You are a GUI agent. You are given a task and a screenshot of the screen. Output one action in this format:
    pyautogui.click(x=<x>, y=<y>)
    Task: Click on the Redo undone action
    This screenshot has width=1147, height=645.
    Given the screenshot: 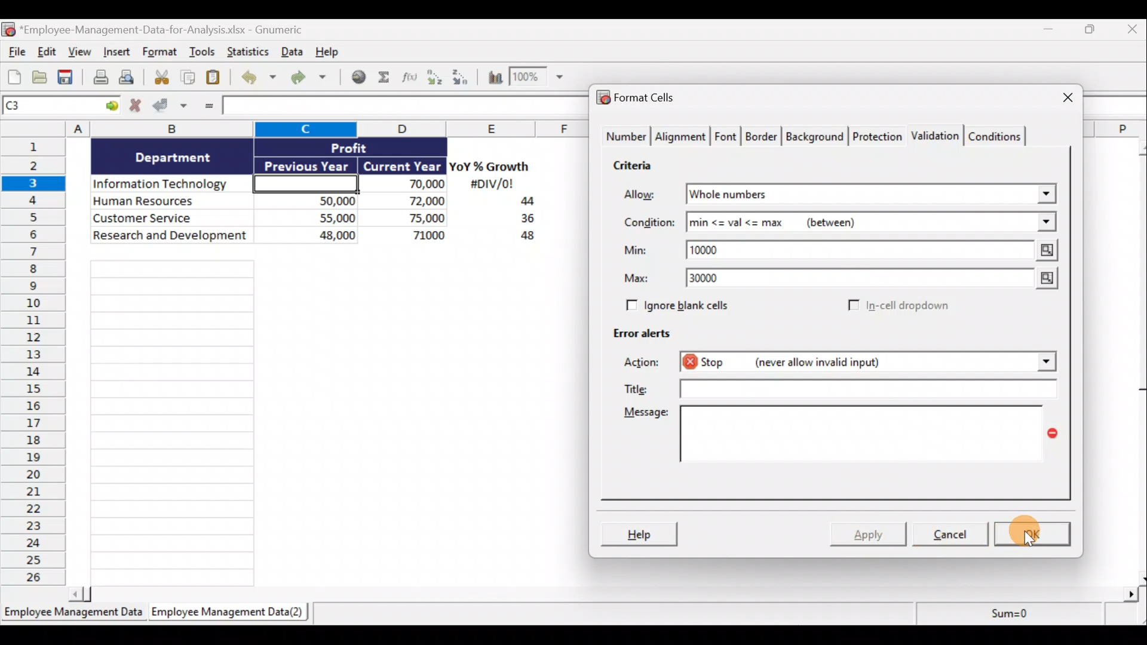 What is the action you would take?
    pyautogui.click(x=314, y=78)
    